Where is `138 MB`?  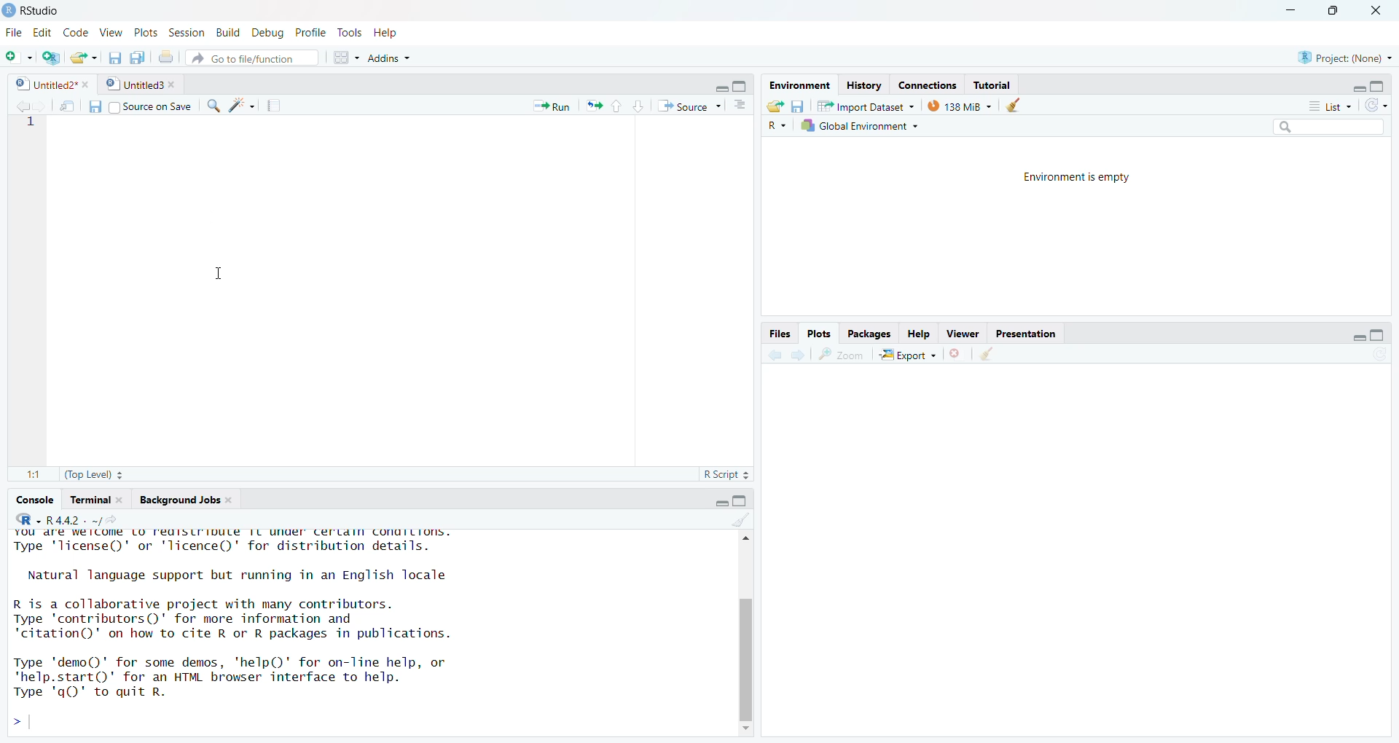
138 MB is located at coordinates (957, 105).